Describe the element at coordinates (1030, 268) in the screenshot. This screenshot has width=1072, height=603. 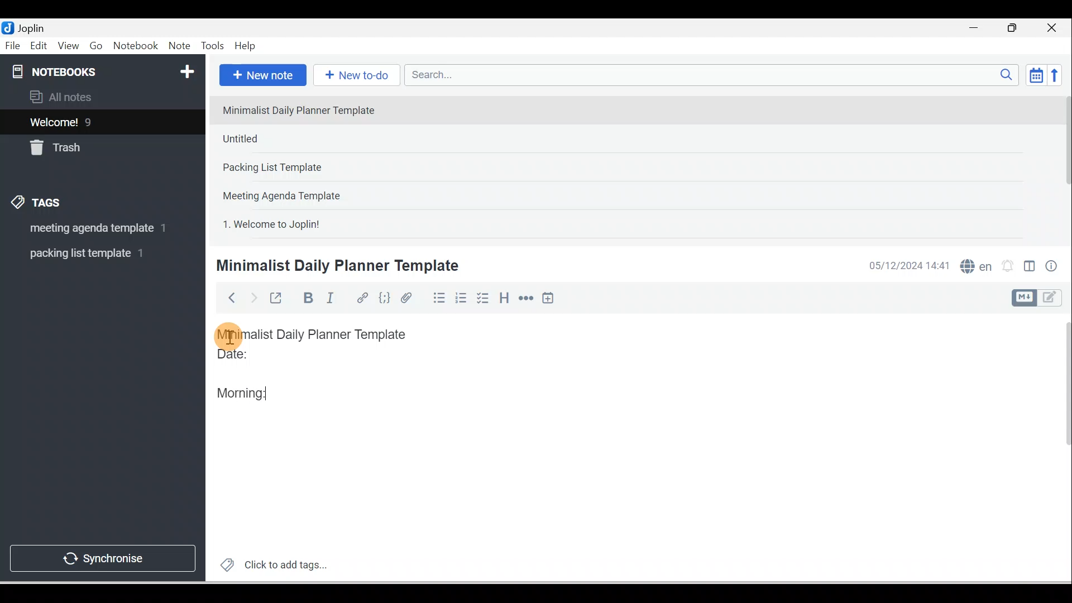
I see `Toggle editors` at that location.